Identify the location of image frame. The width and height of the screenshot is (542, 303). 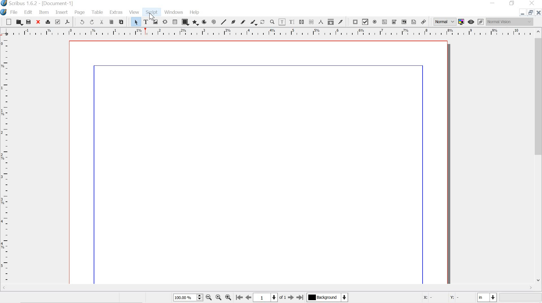
(156, 21).